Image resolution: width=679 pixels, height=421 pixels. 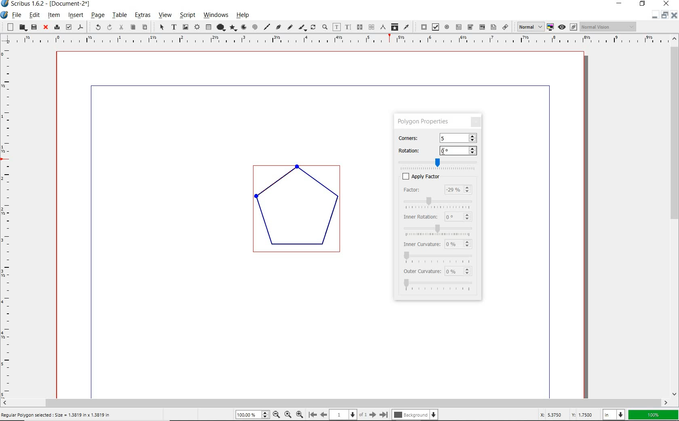 I want to click on Restore, so click(x=664, y=16).